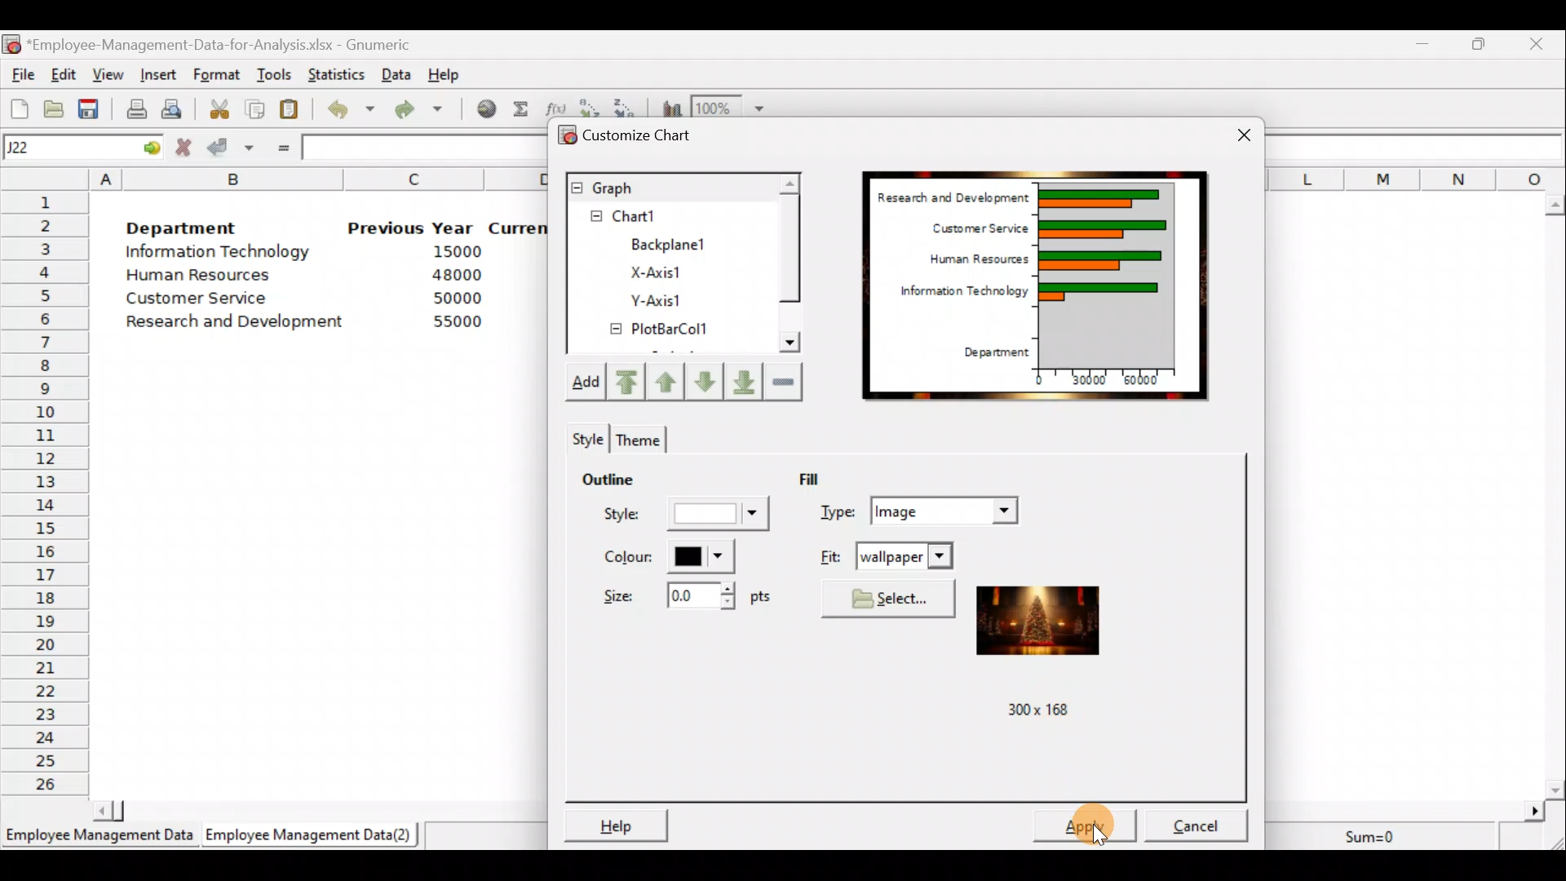  What do you see at coordinates (642, 436) in the screenshot?
I see `Theme` at bounding box center [642, 436].